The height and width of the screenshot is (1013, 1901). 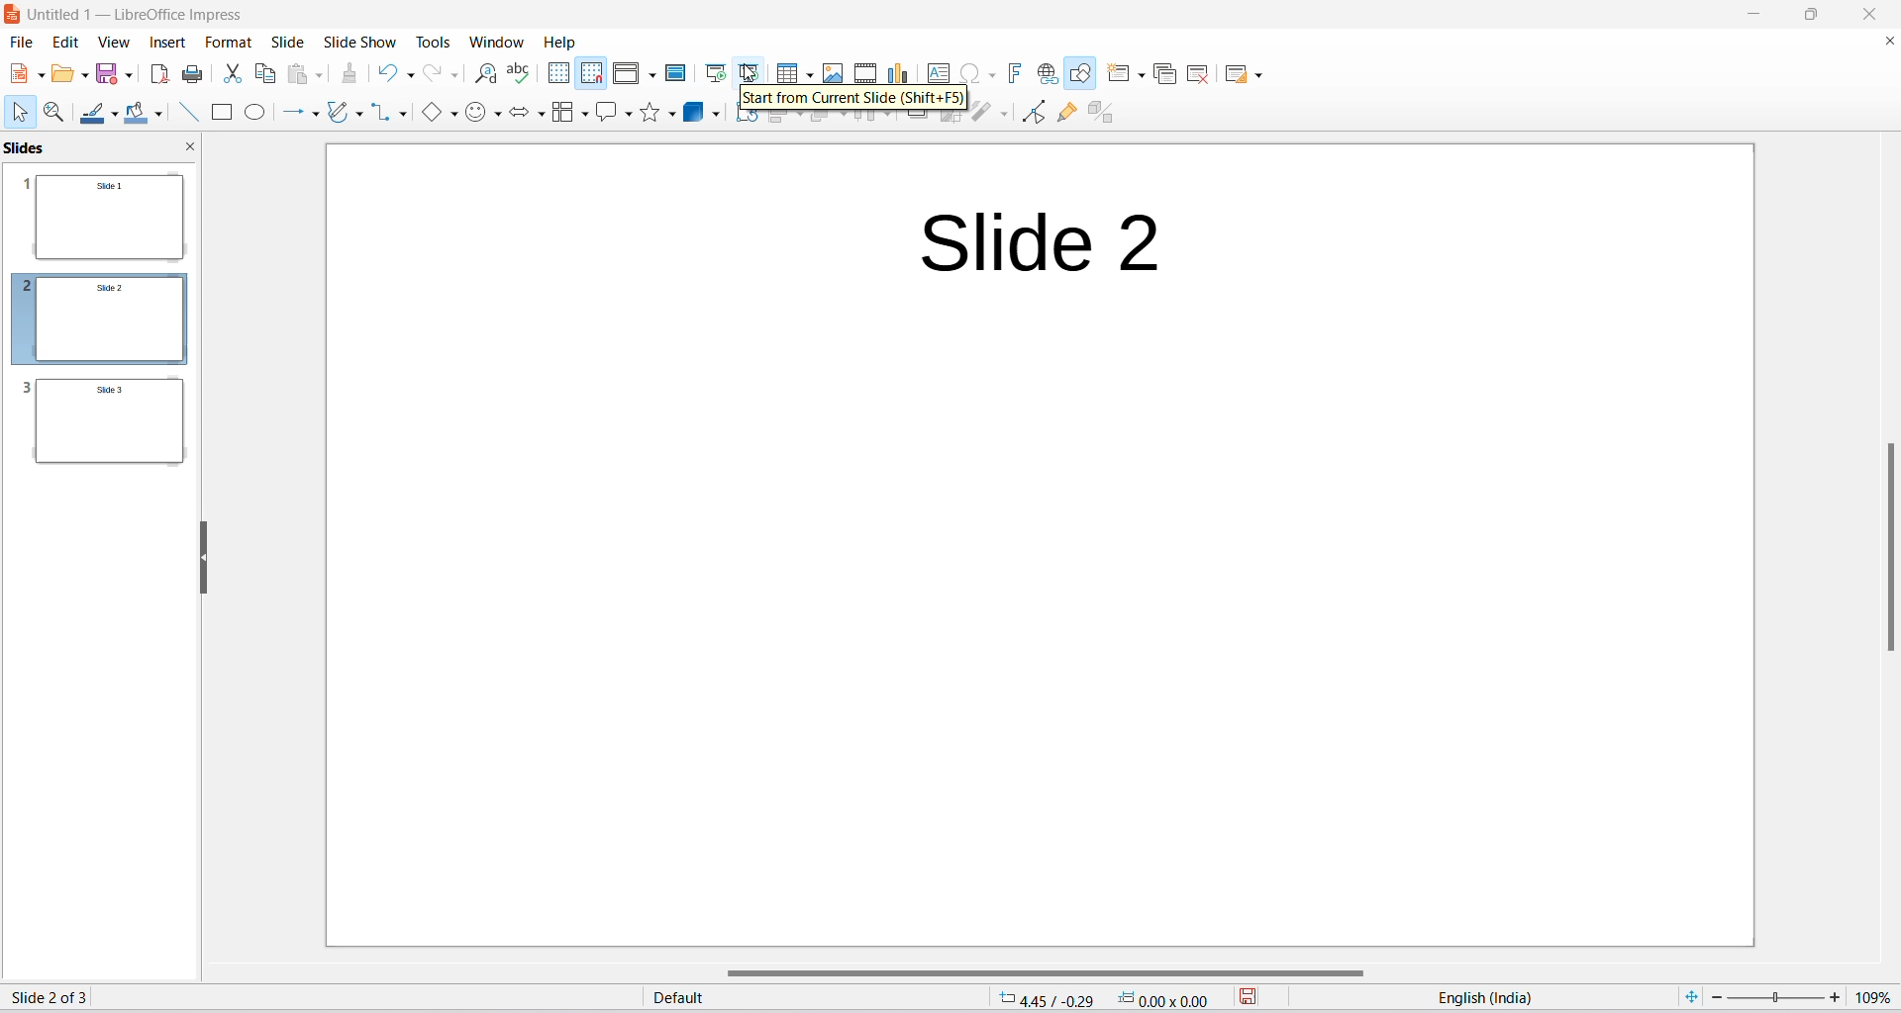 I want to click on ellipse, so click(x=258, y=111).